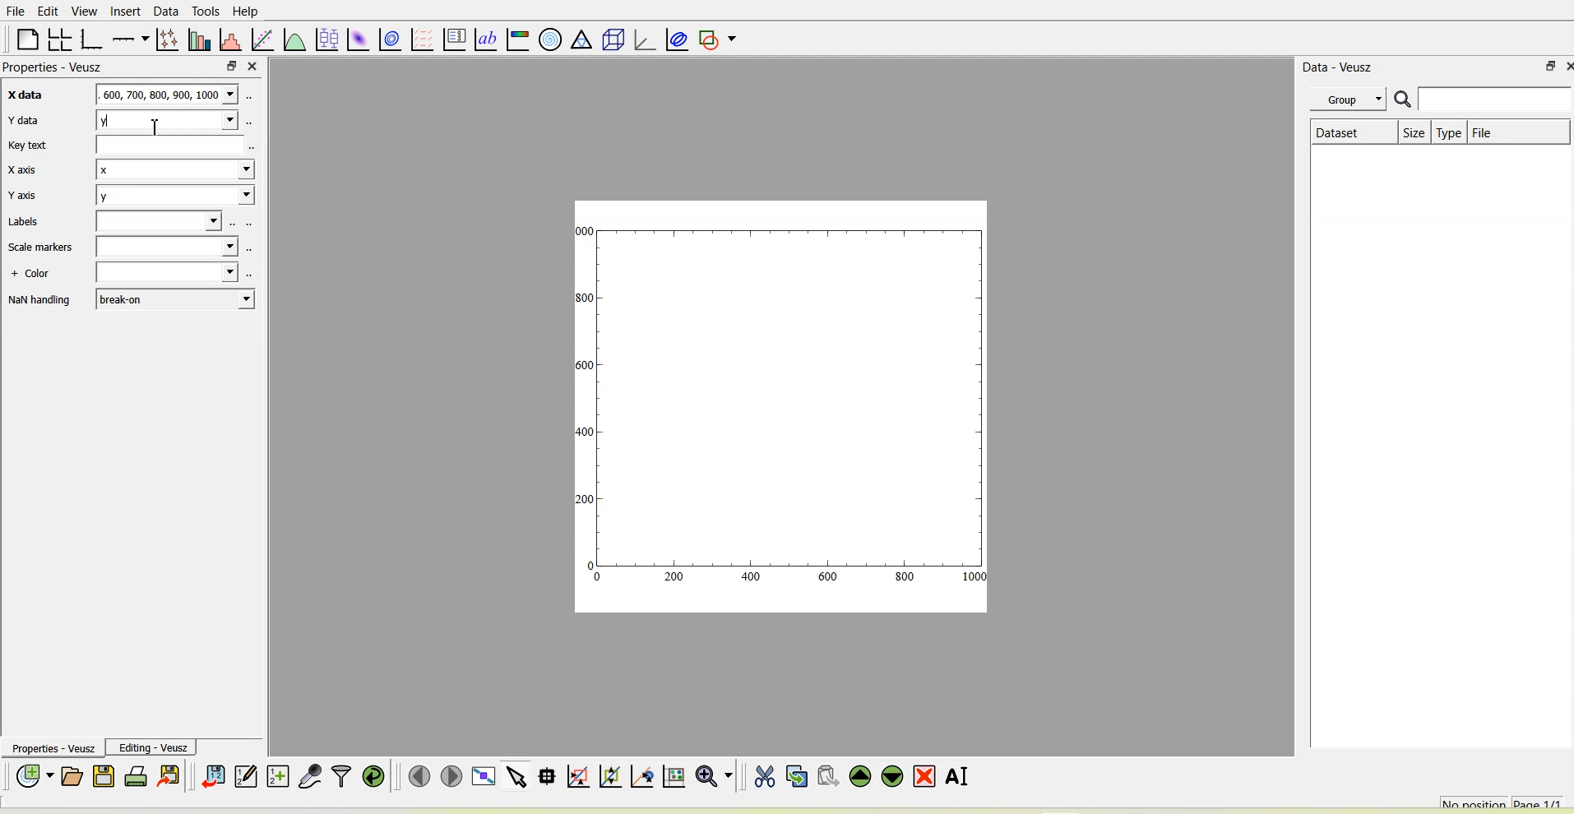  Describe the element at coordinates (60, 39) in the screenshot. I see `Arrange graphs in a grid` at that location.